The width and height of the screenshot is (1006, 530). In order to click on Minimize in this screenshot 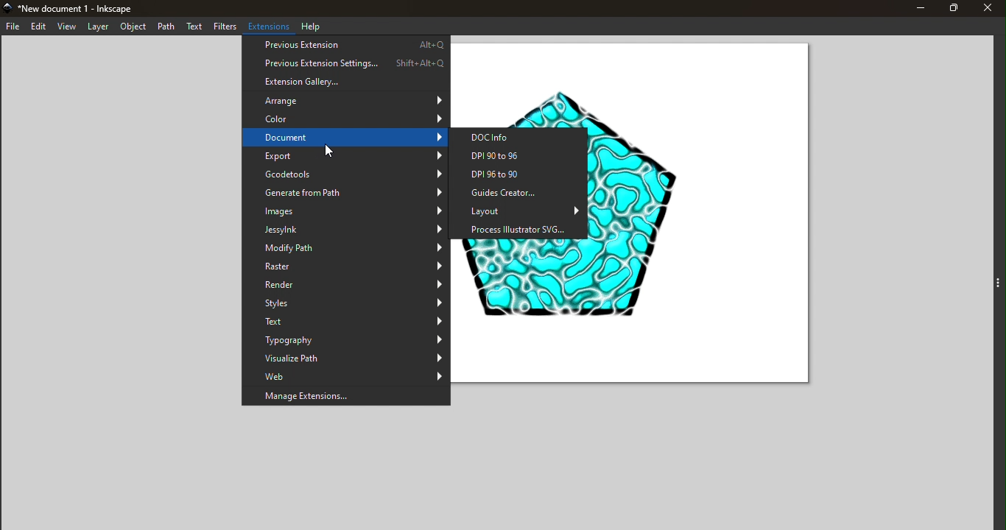, I will do `click(913, 9)`.